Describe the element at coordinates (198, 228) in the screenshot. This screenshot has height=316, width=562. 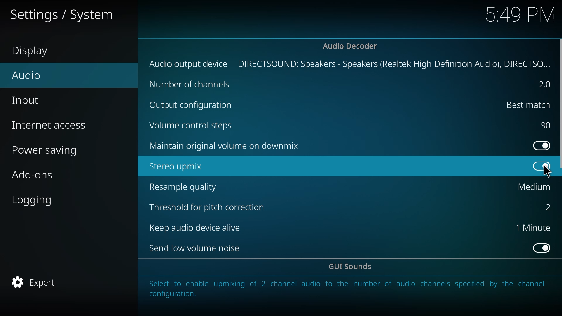
I see `keep audio device alive` at that location.